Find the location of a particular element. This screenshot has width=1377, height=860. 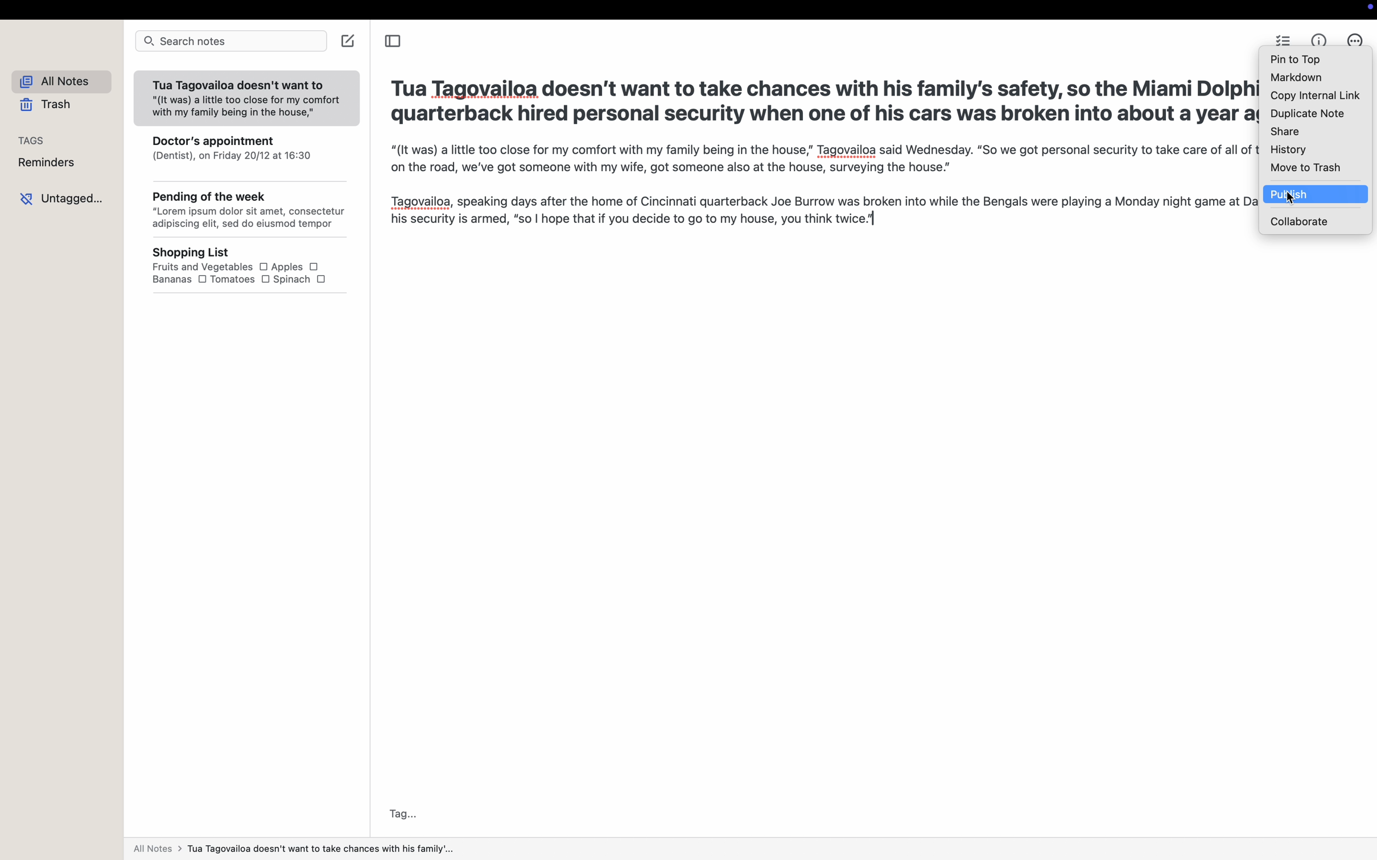

click on publish is located at coordinates (1317, 194).